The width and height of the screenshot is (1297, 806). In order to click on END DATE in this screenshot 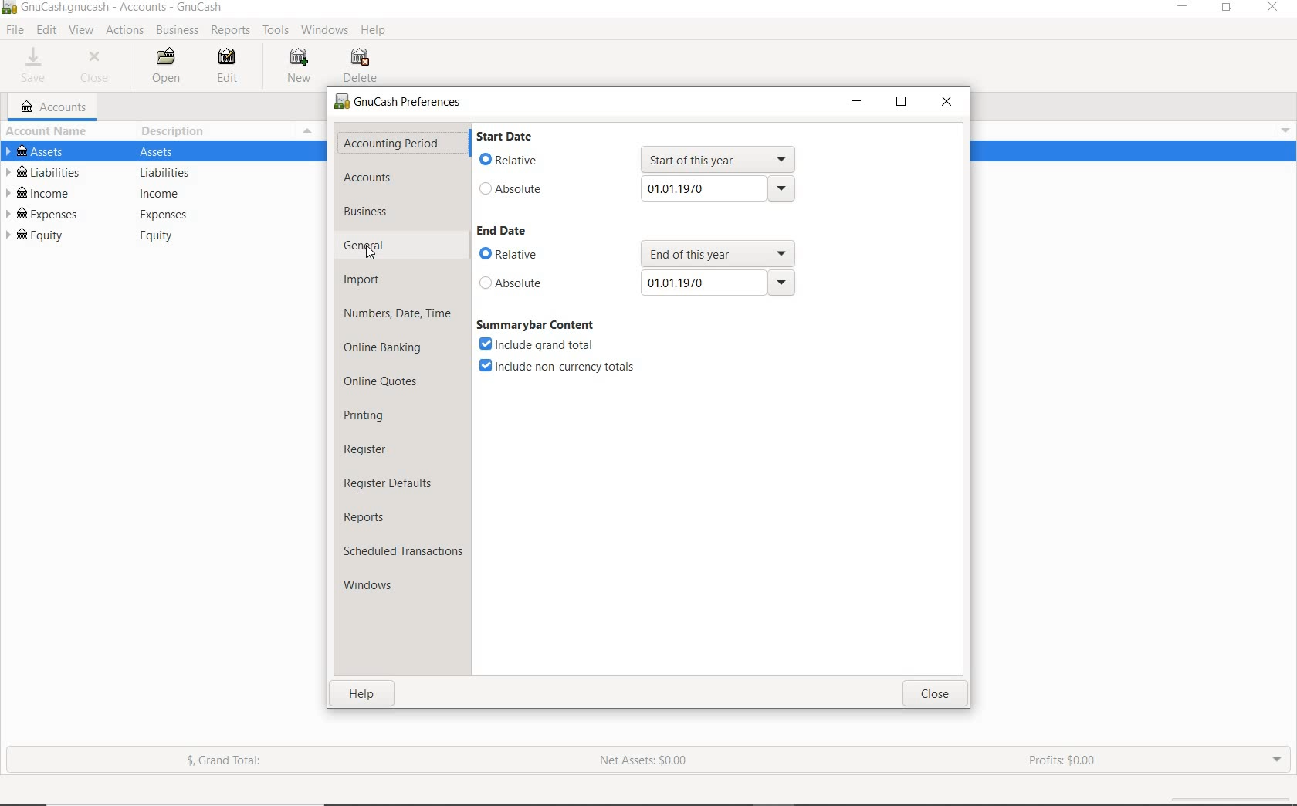, I will do `click(507, 232)`.